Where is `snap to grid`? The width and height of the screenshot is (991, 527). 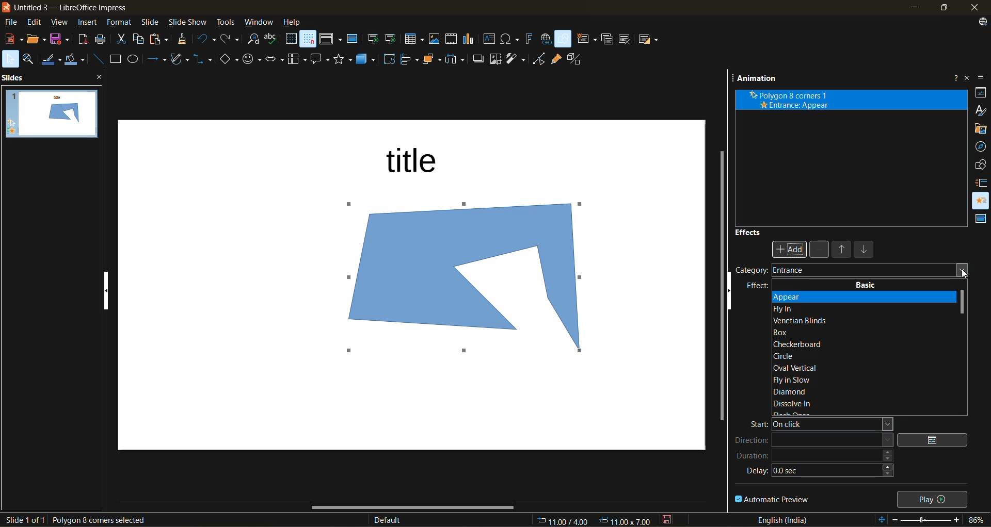 snap to grid is located at coordinates (307, 40).